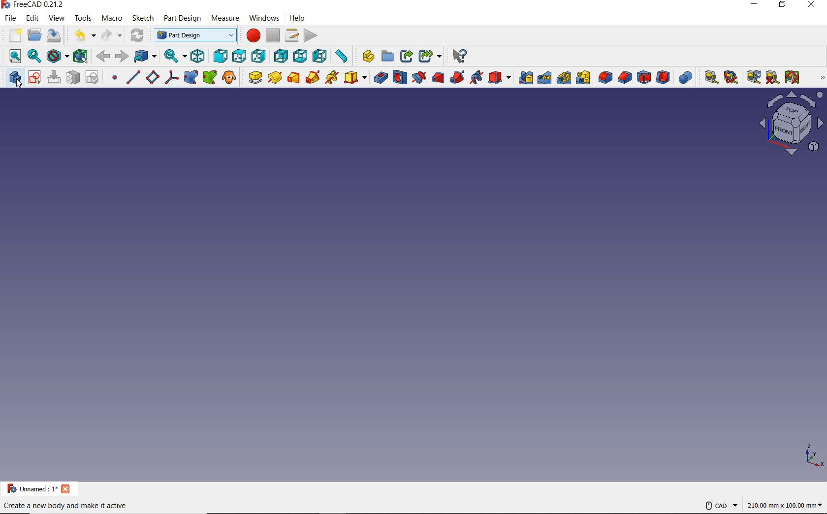 The image size is (827, 514). What do you see at coordinates (191, 77) in the screenshot?
I see `CREATE A SHAPE BINDER` at bounding box center [191, 77].